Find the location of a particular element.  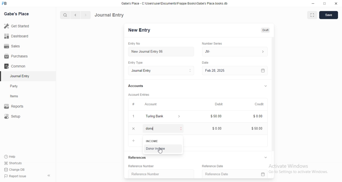

Add Row is located at coordinates (152, 128).